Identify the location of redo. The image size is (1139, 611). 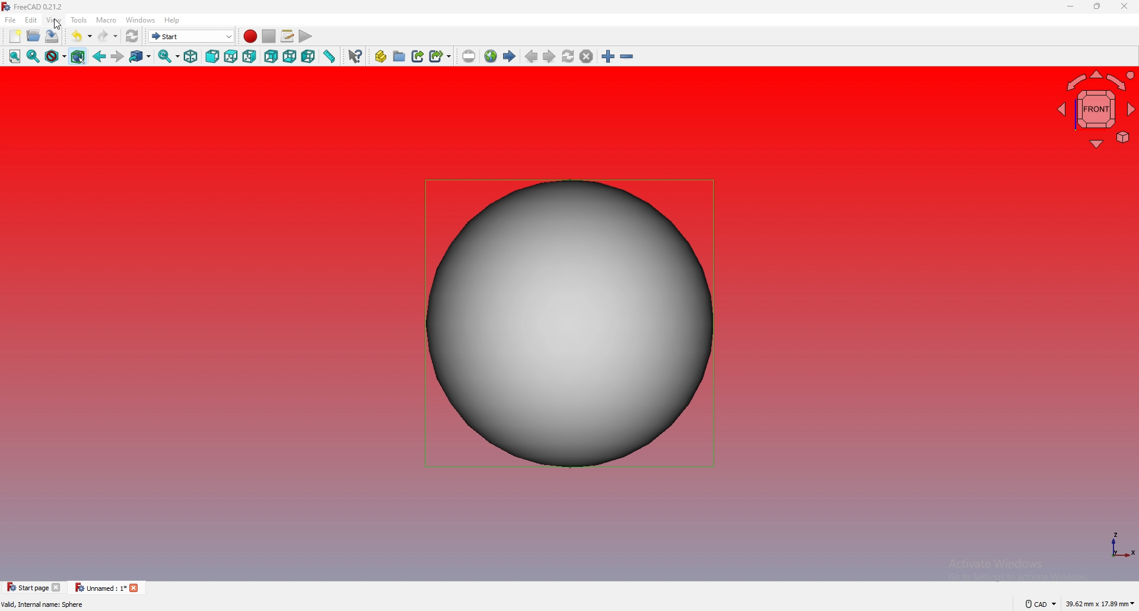
(109, 36).